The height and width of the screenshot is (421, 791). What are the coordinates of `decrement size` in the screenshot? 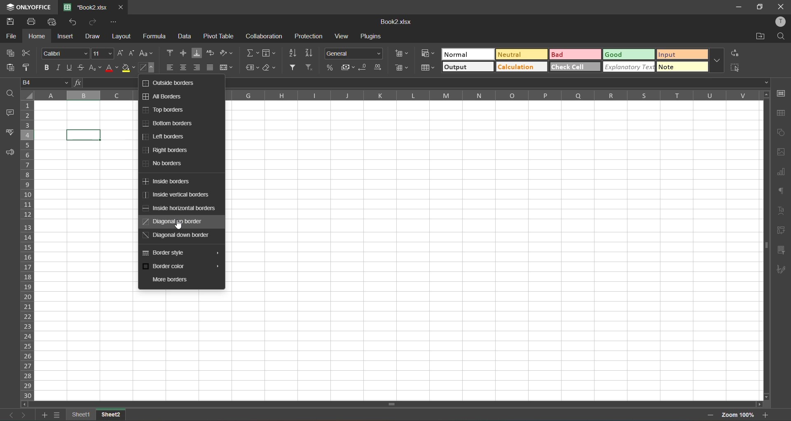 It's located at (133, 53).